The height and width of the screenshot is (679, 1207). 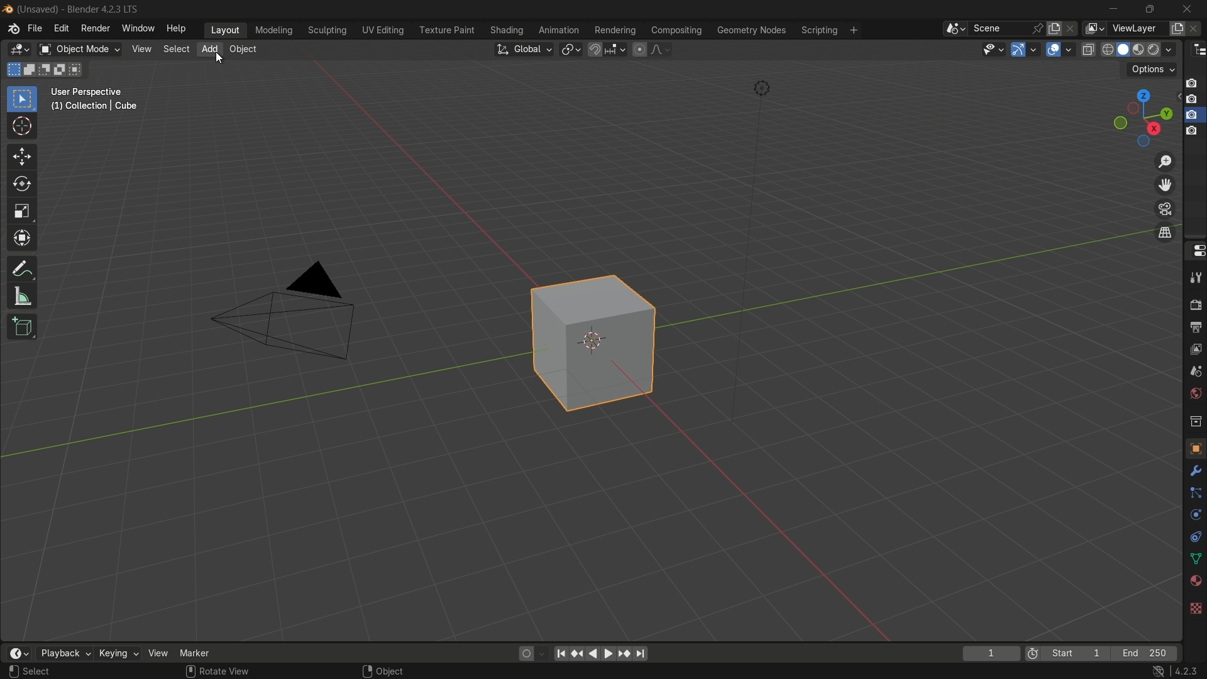 I want to click on transformation, so click(x=23, y=240).